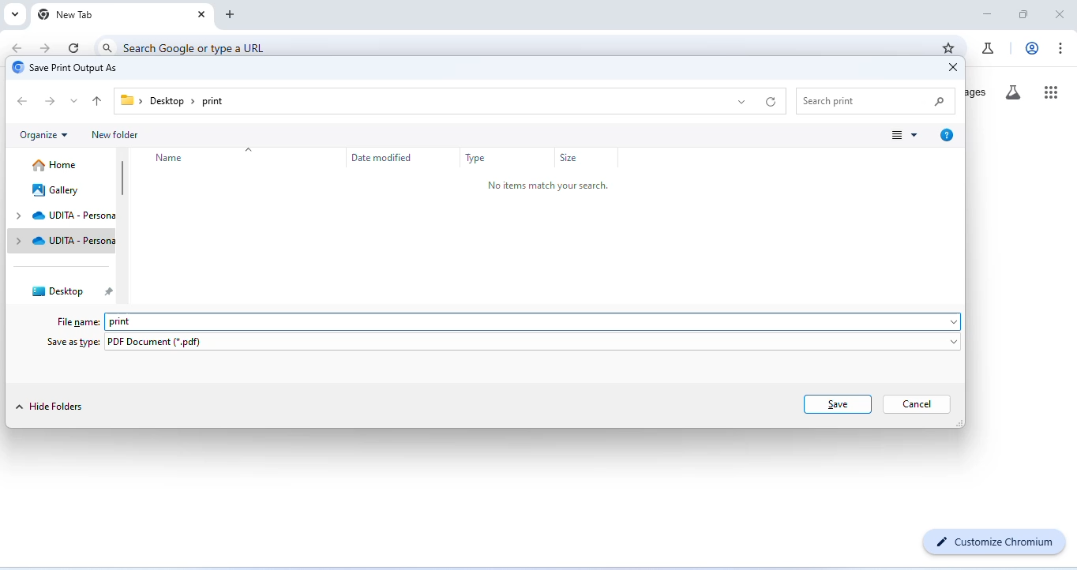 This screenshot has width=1077, height=570. Describe the element at coordinates (1030, 48) in the screenshot. I see `account` at that location.